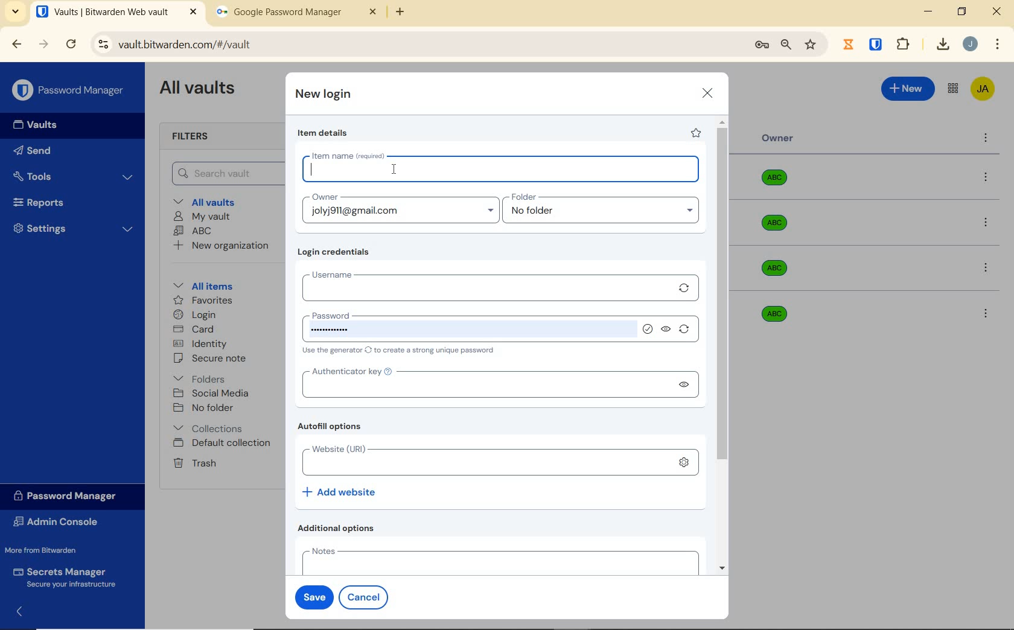  I want to click on address bar, so click(416, 45).